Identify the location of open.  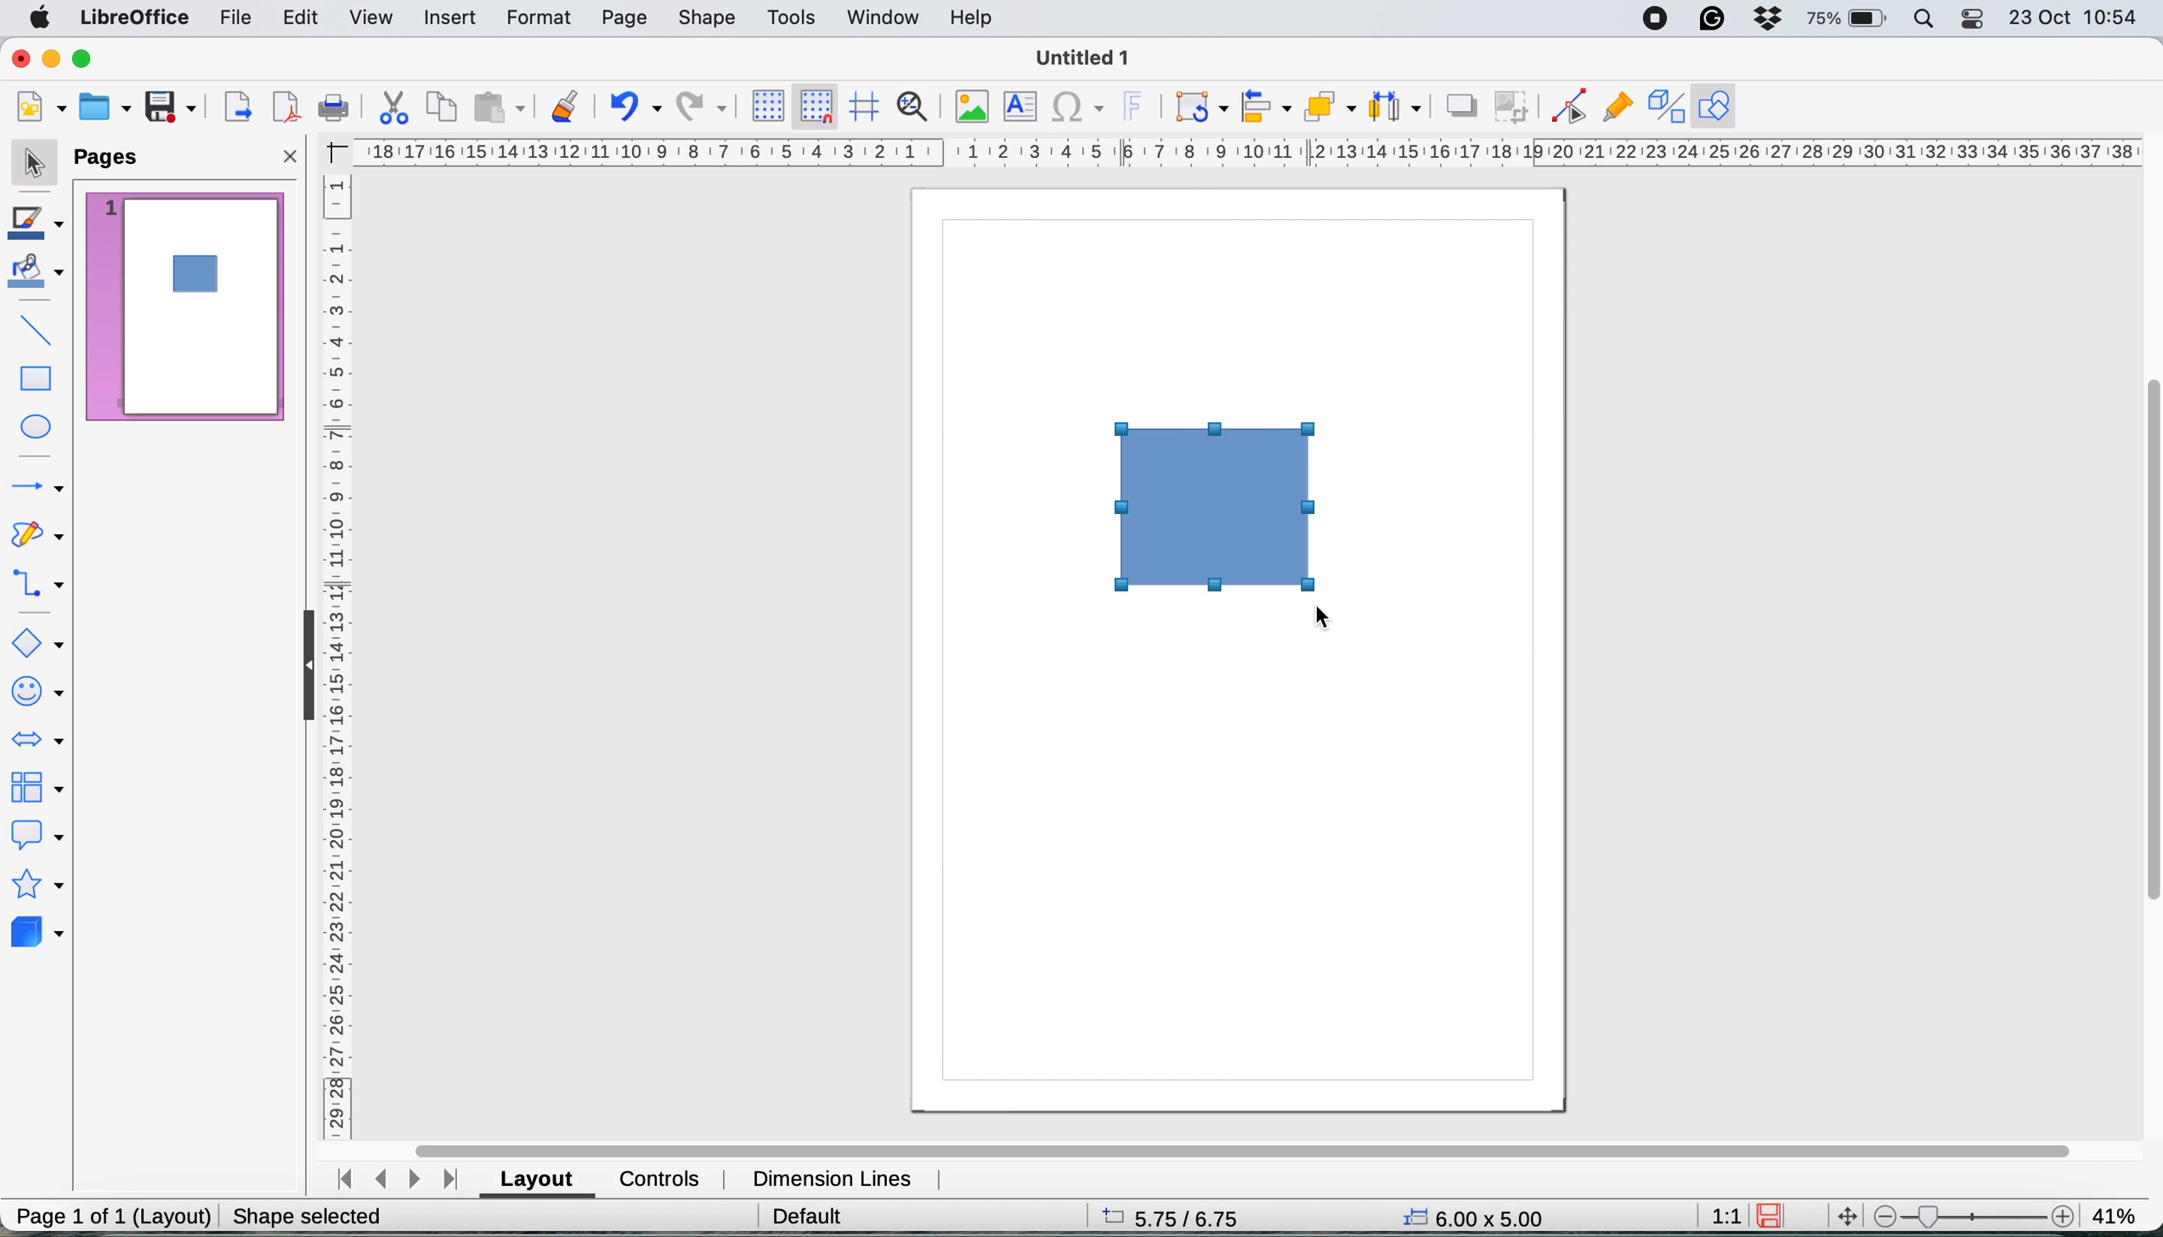
(104, 109).